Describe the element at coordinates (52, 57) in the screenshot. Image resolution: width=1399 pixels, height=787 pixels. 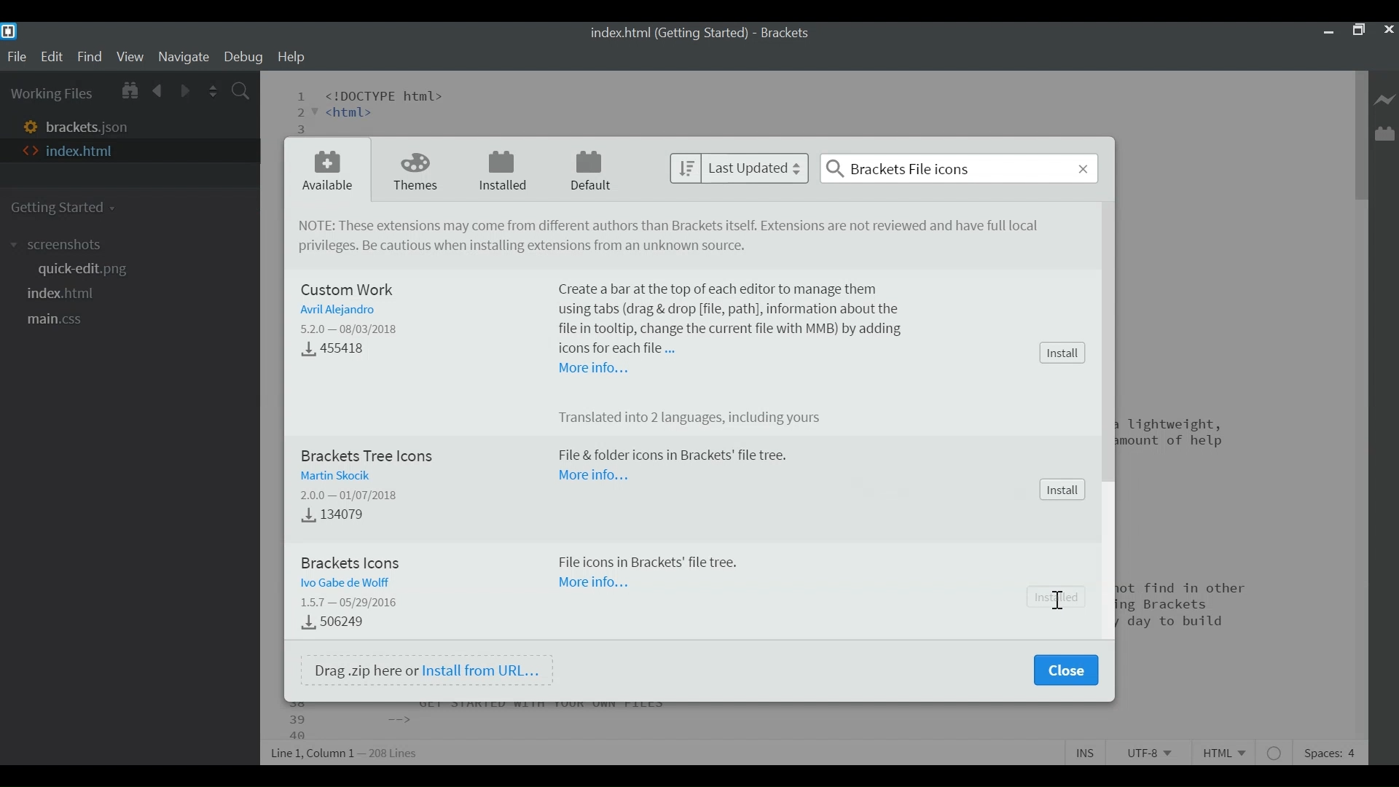
I see `Edit` at that location.